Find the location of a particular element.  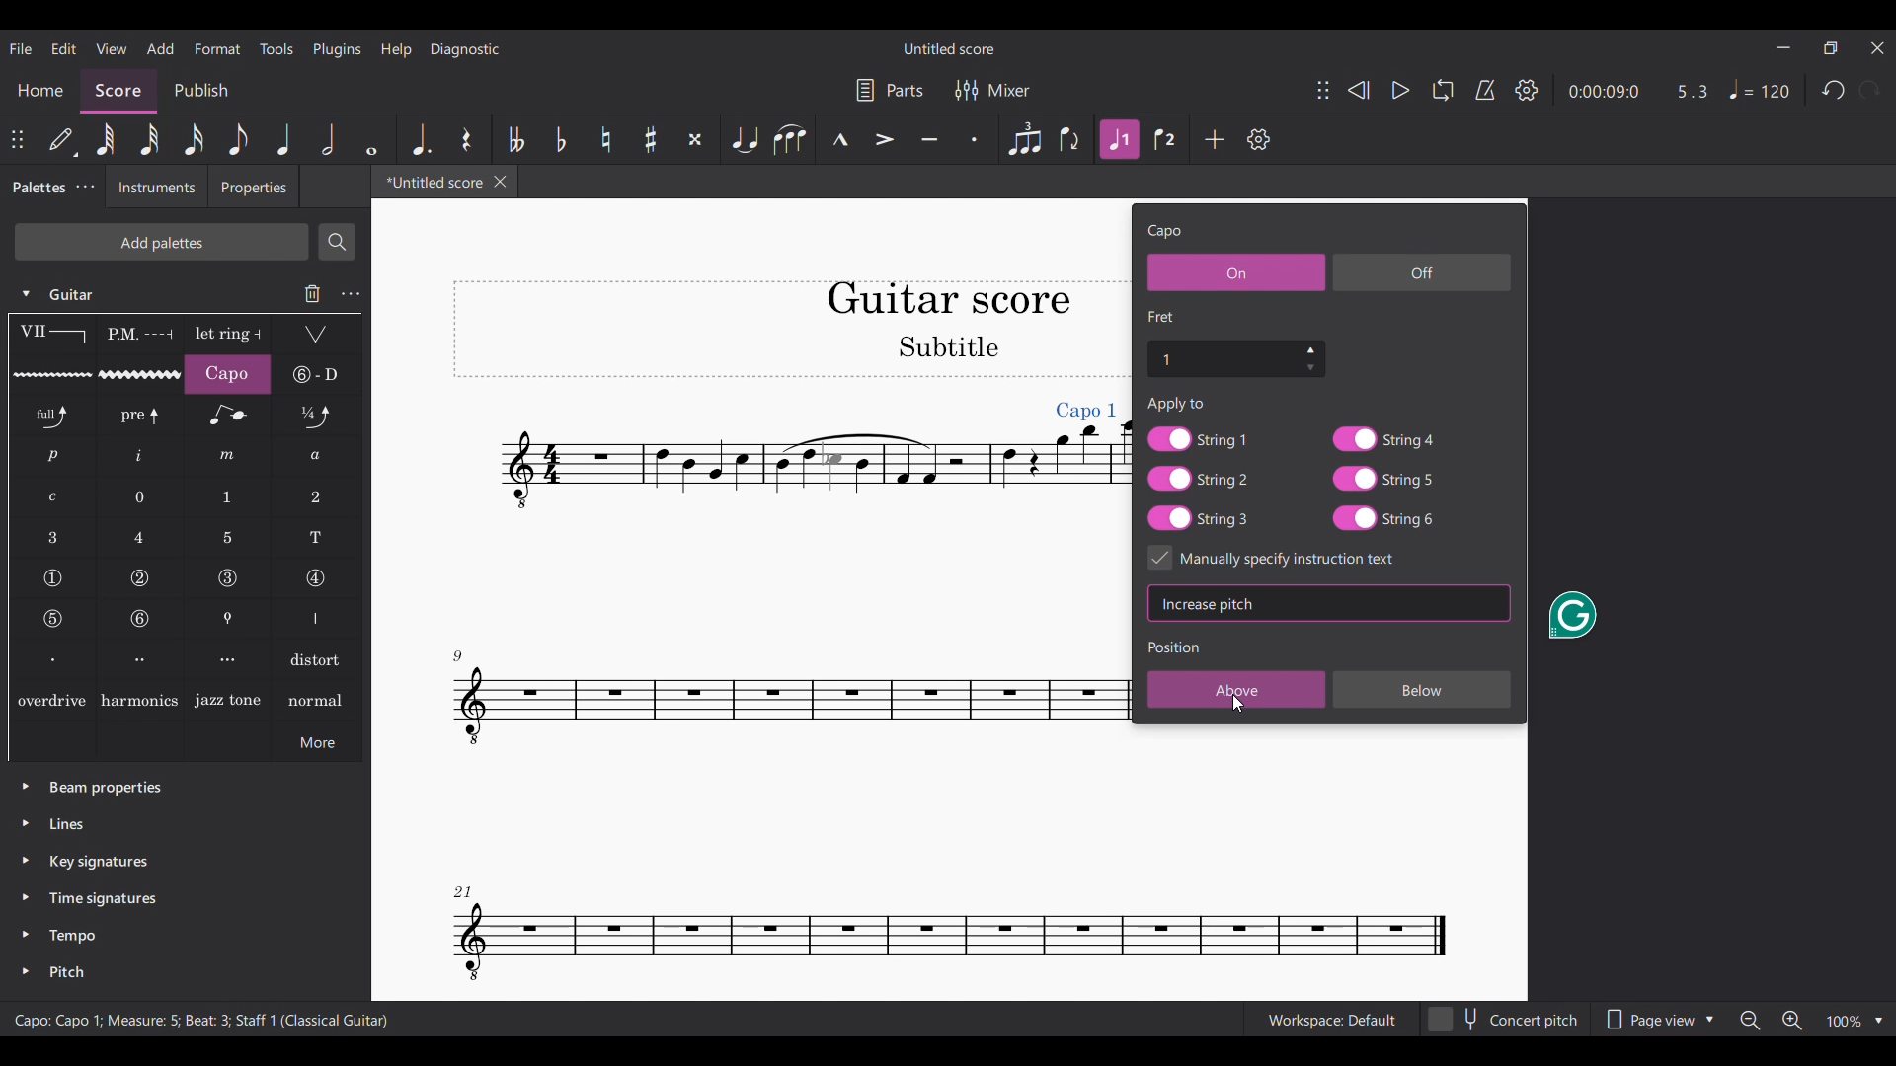

String 2 toggle is located at coordinates (1199, 479).